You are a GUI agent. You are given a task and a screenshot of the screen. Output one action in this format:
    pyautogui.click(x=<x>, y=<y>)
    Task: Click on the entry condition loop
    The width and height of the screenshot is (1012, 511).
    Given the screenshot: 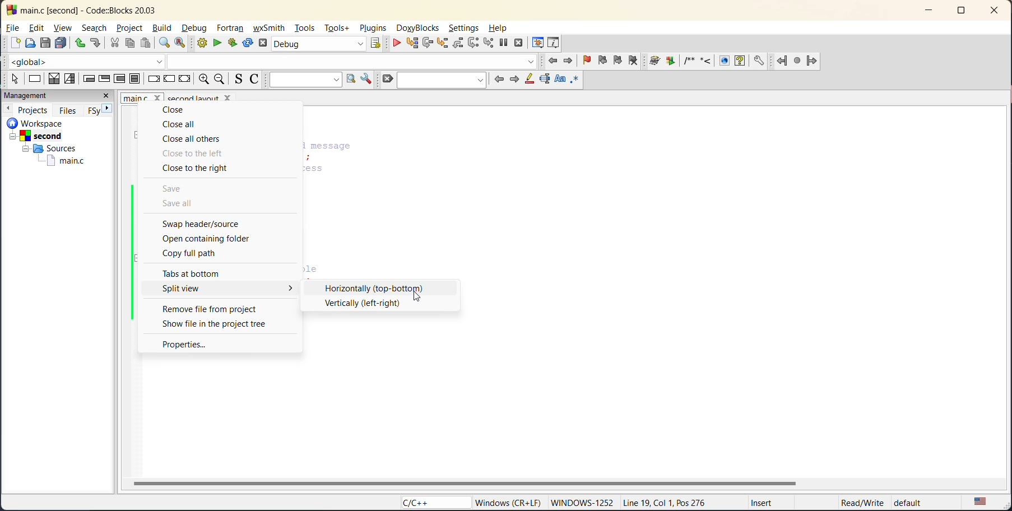 What is the action you would take?
    pyautogui.click(x=89, y=79)
    